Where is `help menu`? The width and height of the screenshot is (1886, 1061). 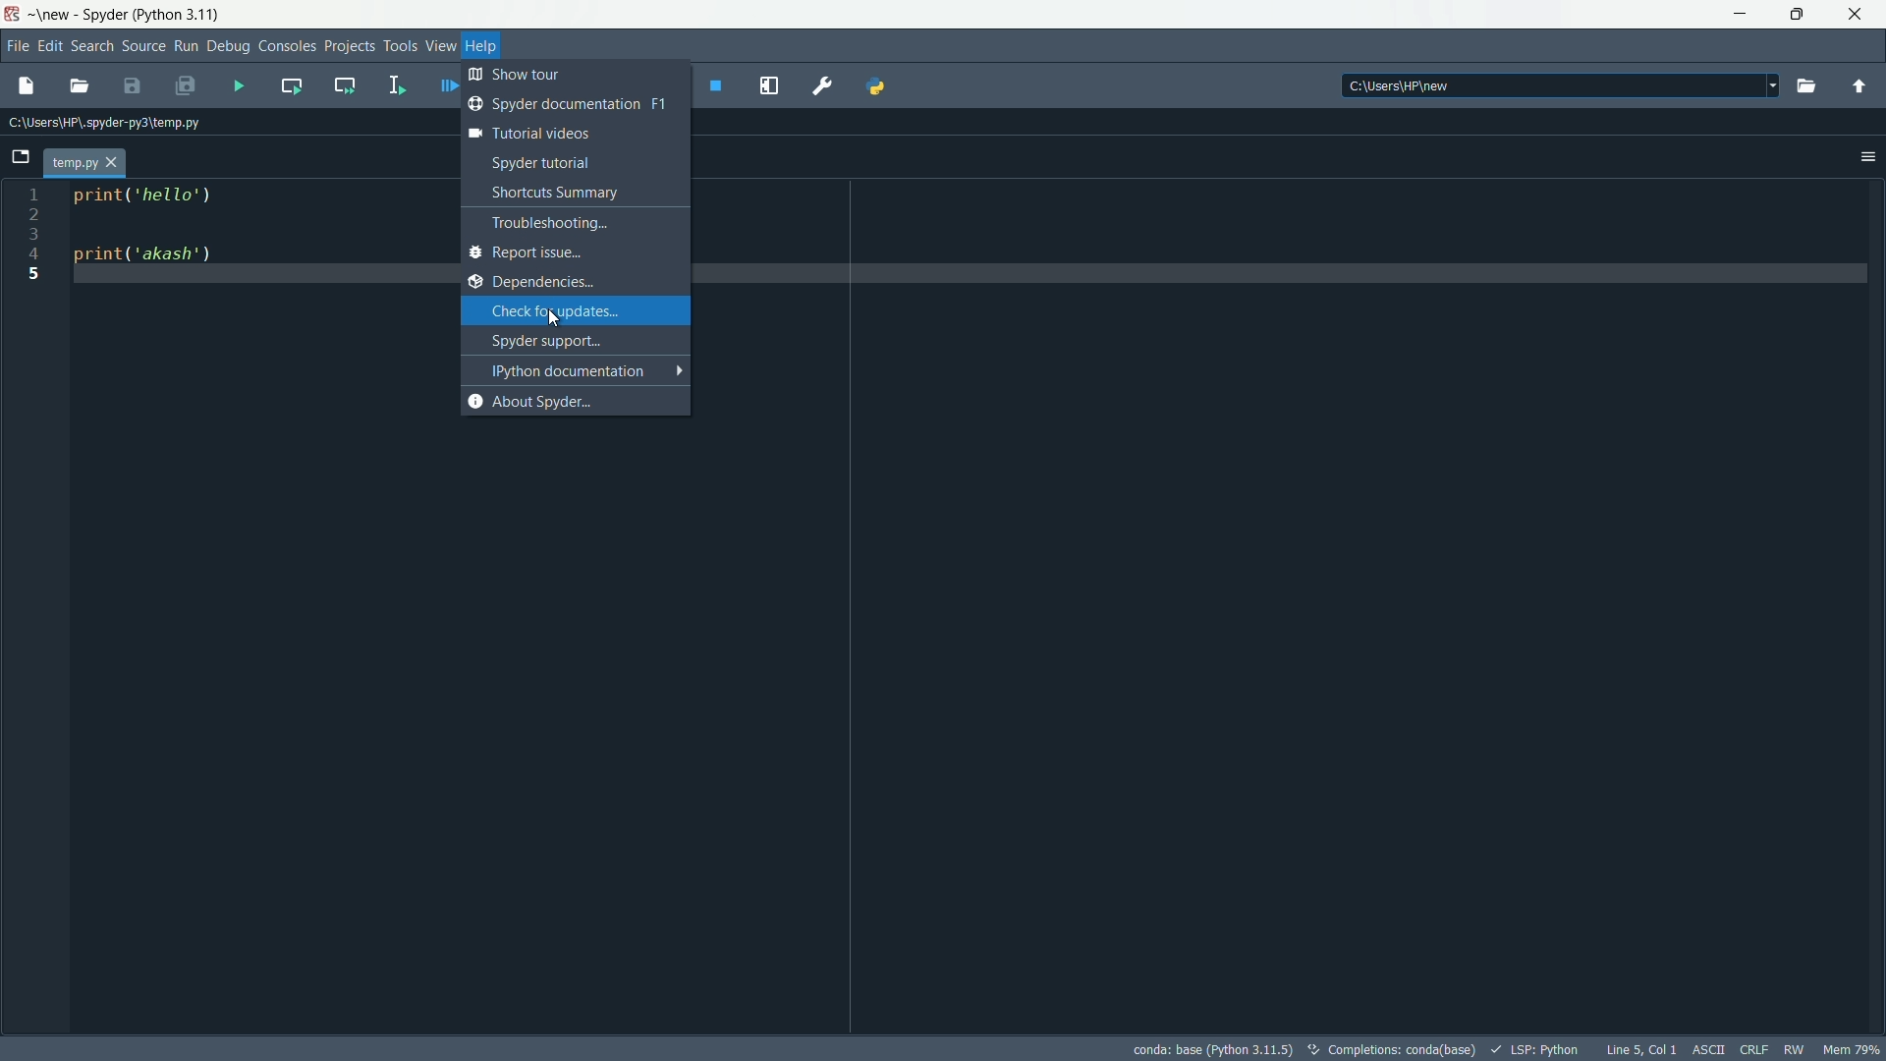 help menu is located at coordinates (483, 45).